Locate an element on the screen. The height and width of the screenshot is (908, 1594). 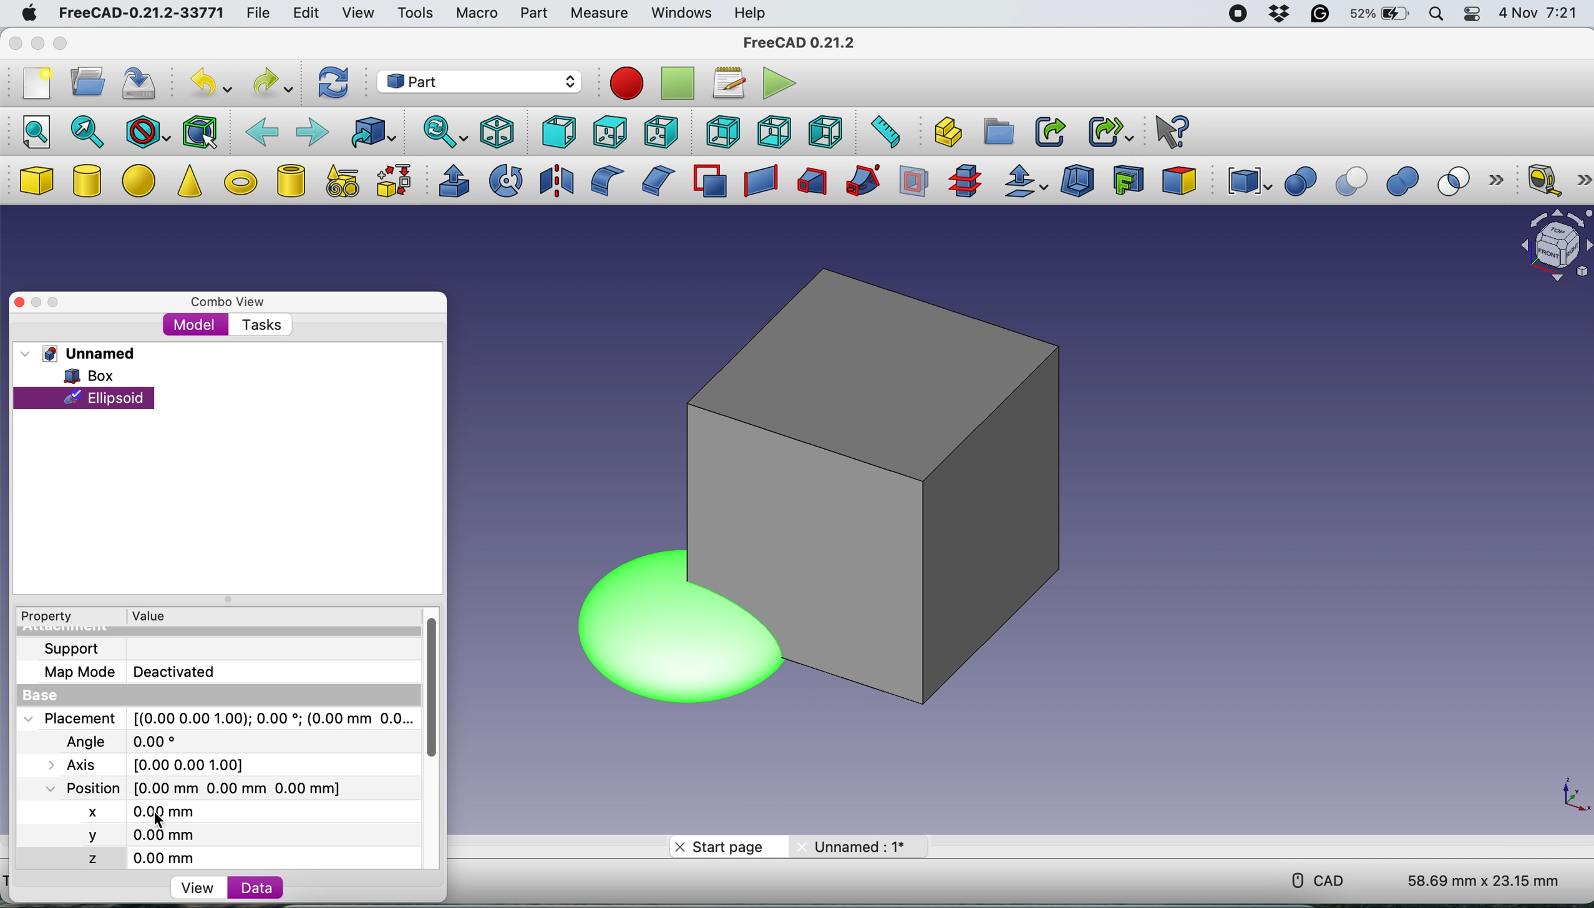
loft is located at coordinates (810, 183).